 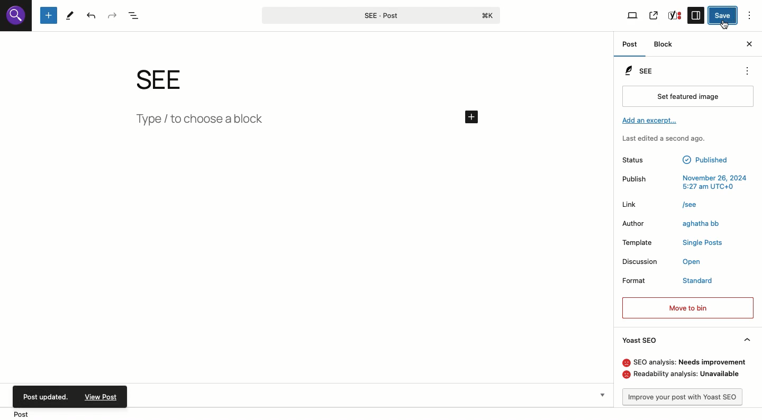 What do you see at coordinates (678, 160) in the screenshot?
I see `Status` at bounding box center [678, 160].